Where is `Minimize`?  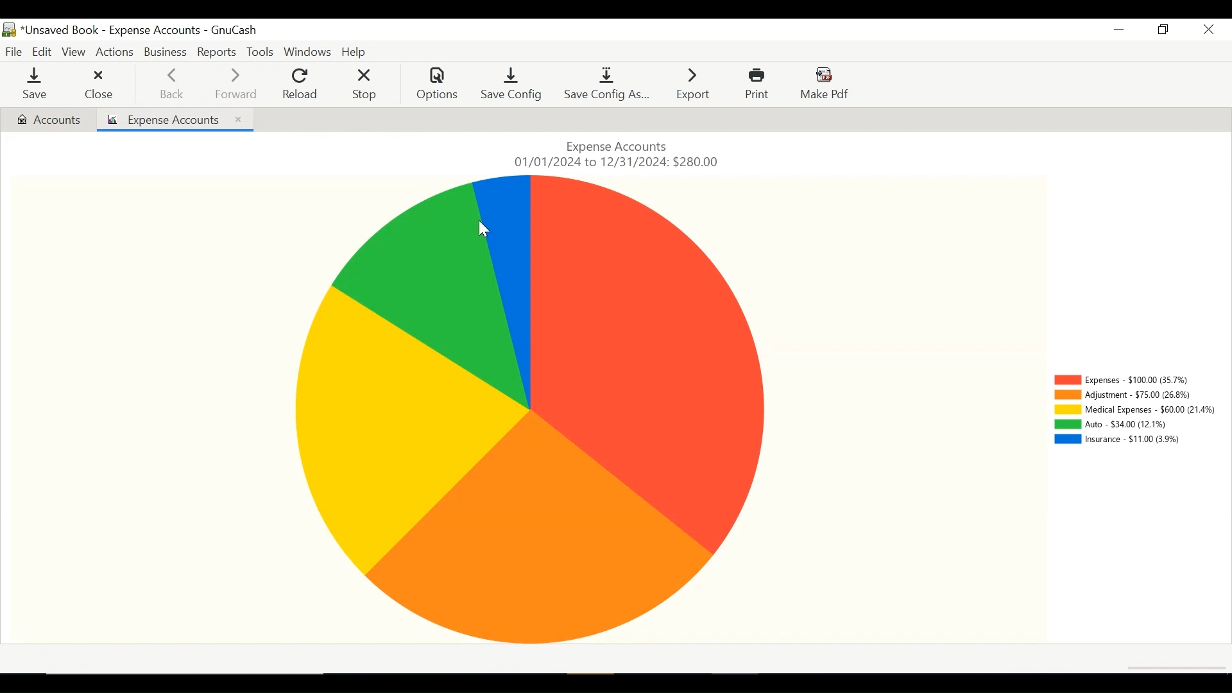 Minimize is located at coordinates (1119, 31).